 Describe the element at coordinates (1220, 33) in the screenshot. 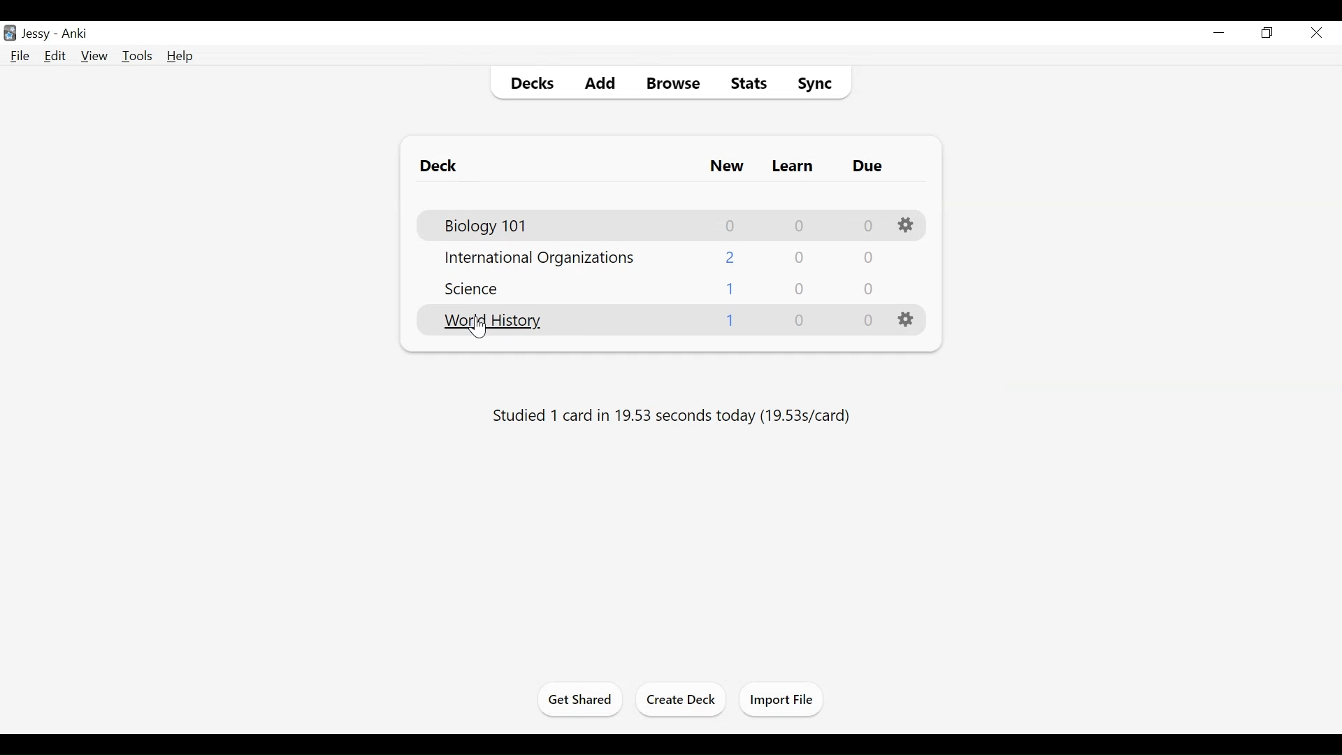

I see `minimize` at that location.